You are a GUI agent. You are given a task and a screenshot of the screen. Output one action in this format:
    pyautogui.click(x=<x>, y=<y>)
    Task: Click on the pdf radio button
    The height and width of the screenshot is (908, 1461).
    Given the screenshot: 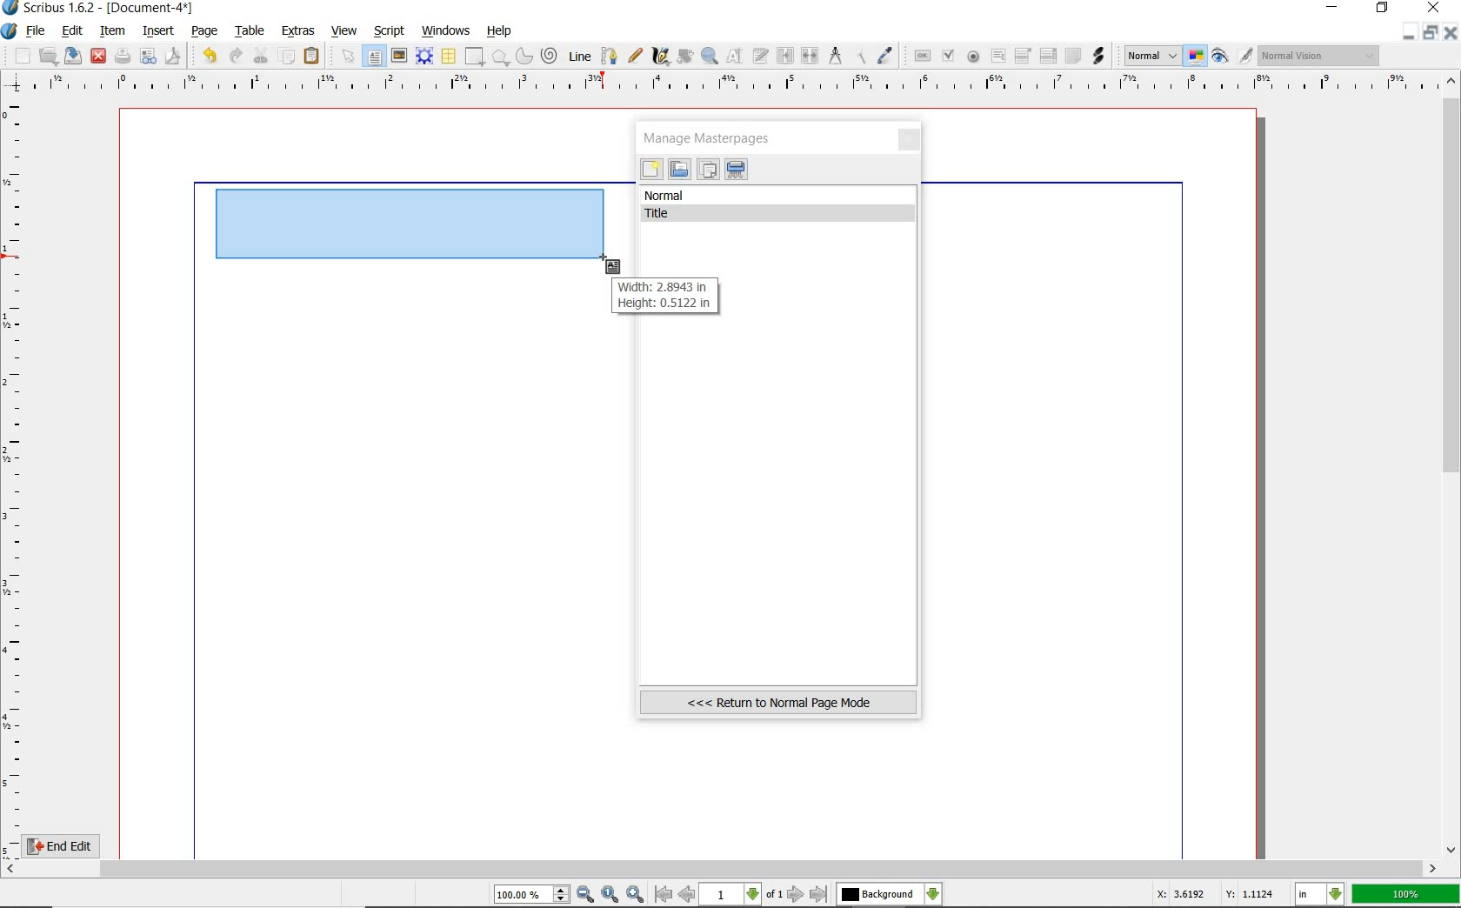 What is the action you would take?
    pyautogui.click(x=972, y=57)
    